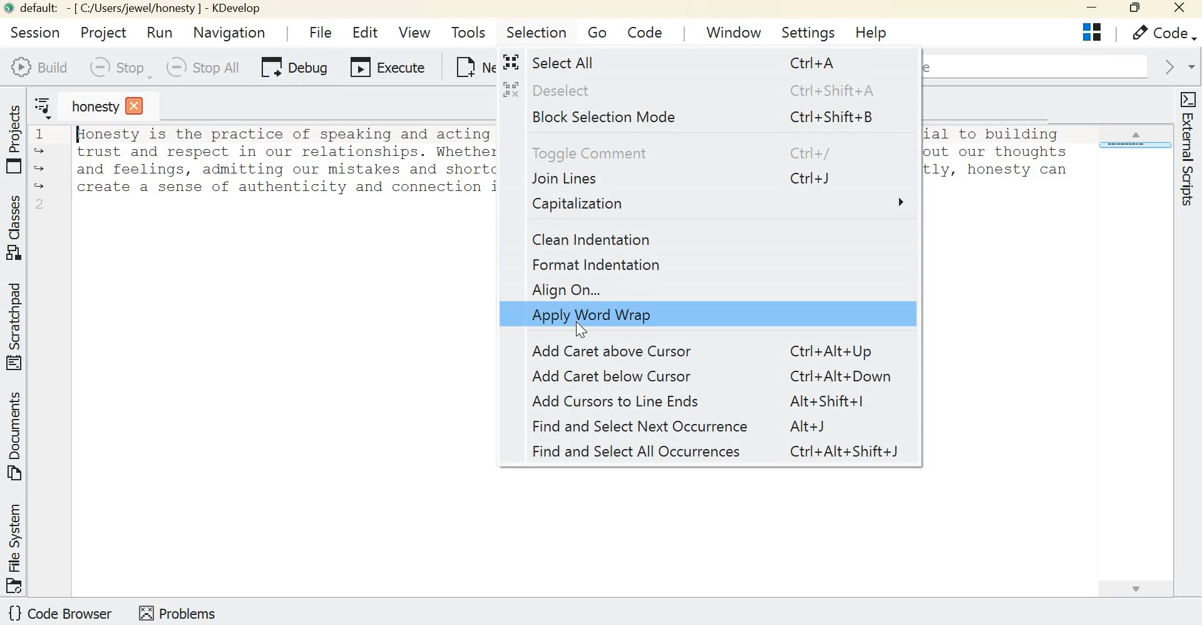 Image resolution: width=1202 pixels, height=625 pixels. I want to click on Session, so click(32, 31).